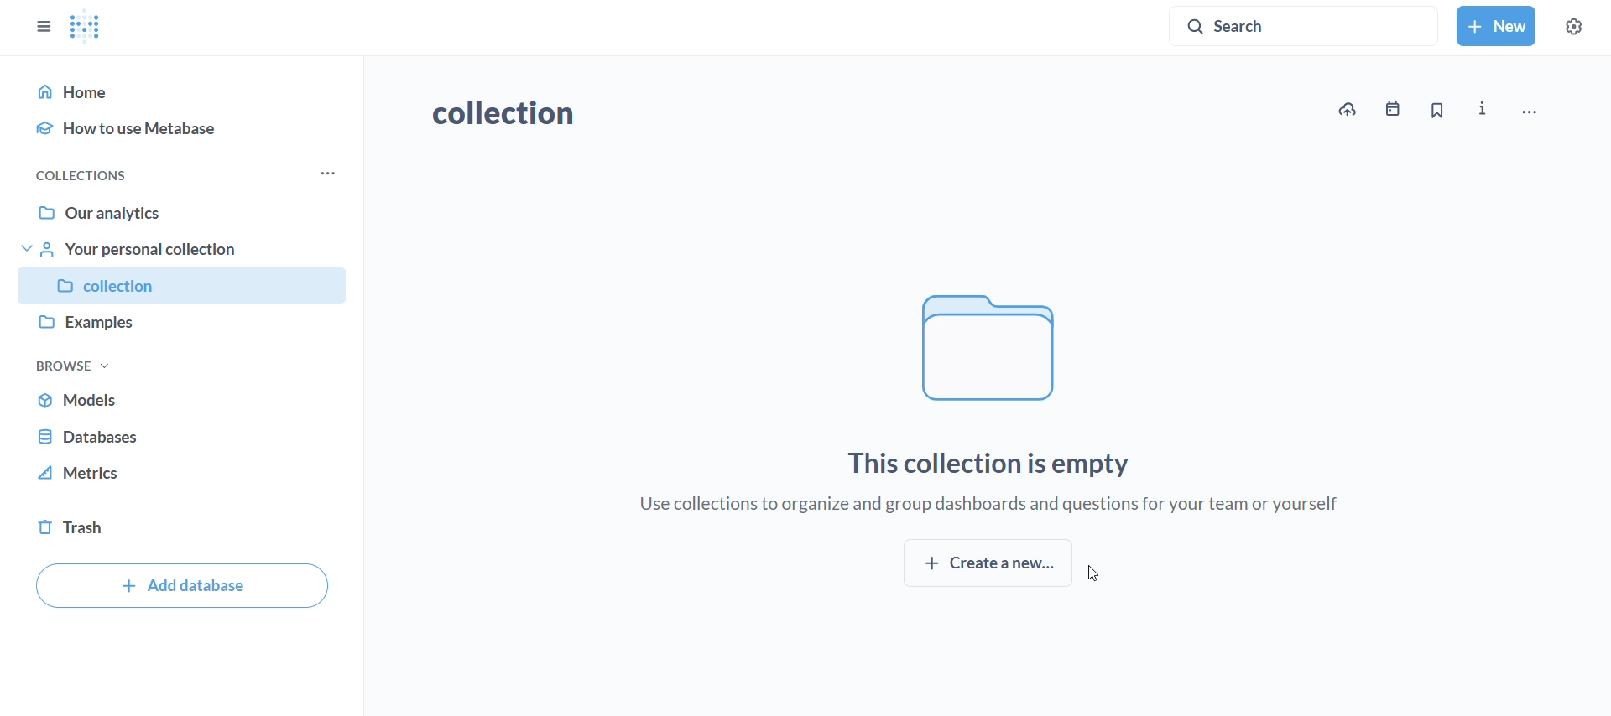  What do you see at coordinates (183, 433) in the screenshot?
I see `database` at bounding box center [183, 433].